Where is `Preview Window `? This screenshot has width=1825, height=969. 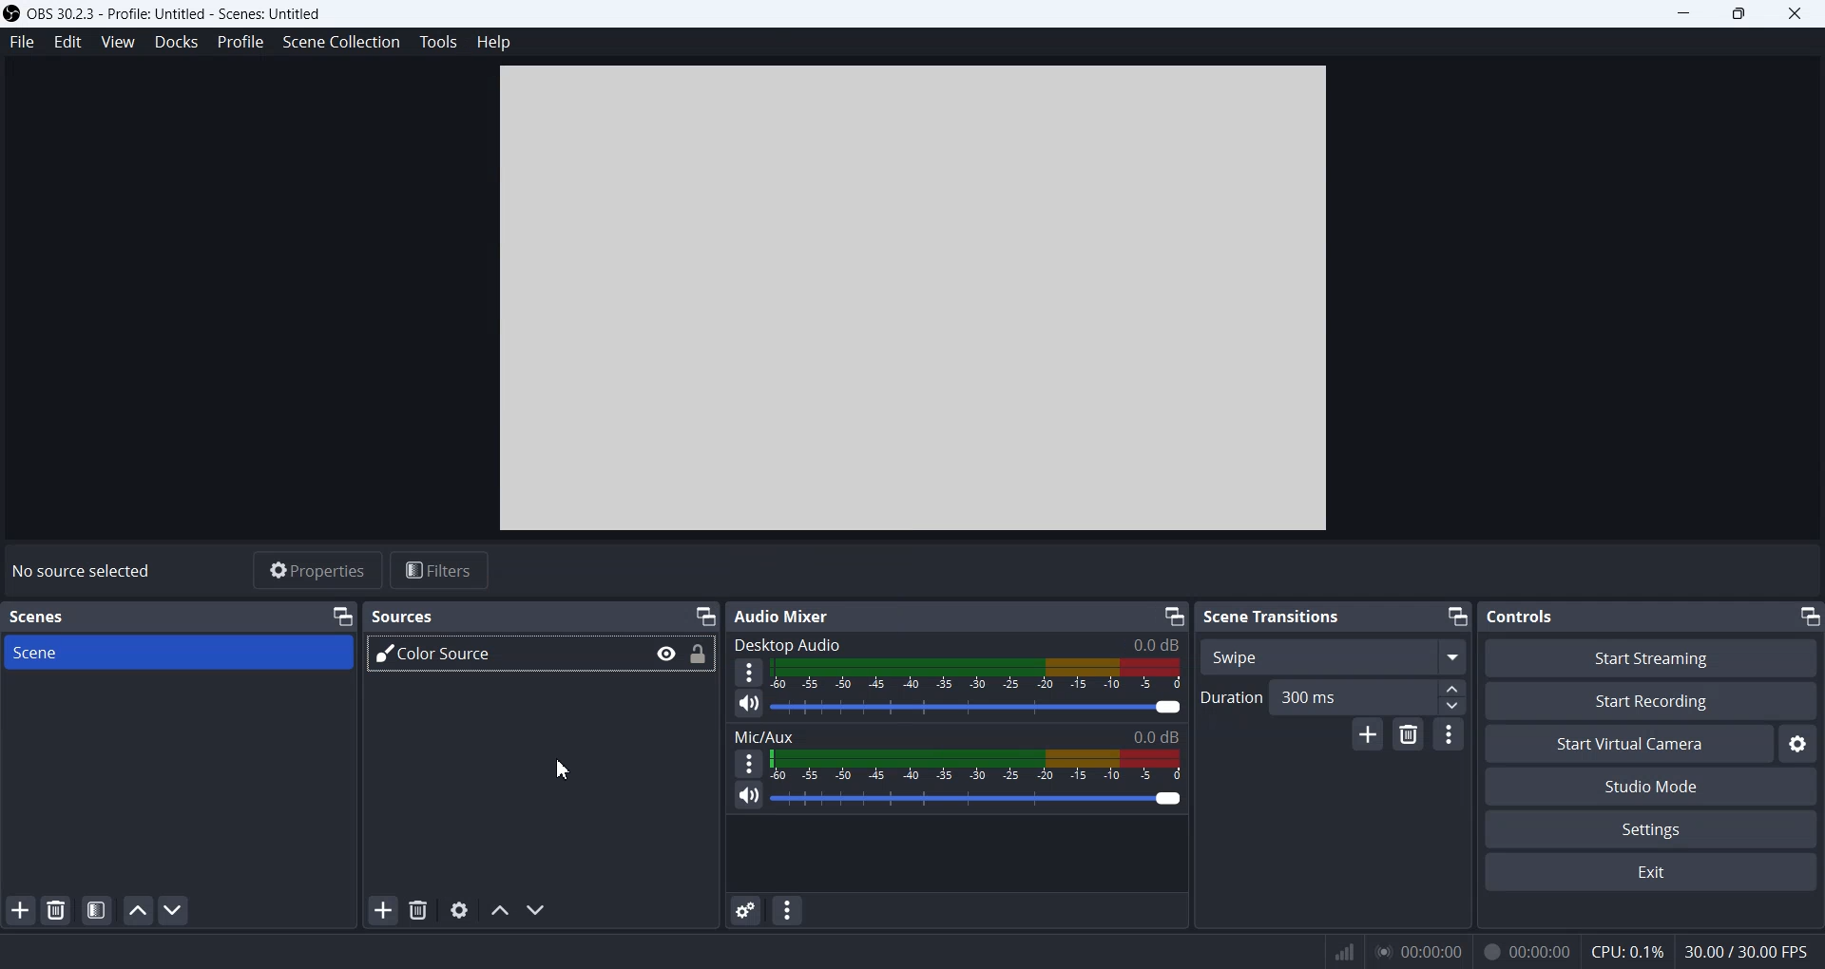
Preview Window  is located at coordinates (916, 299).